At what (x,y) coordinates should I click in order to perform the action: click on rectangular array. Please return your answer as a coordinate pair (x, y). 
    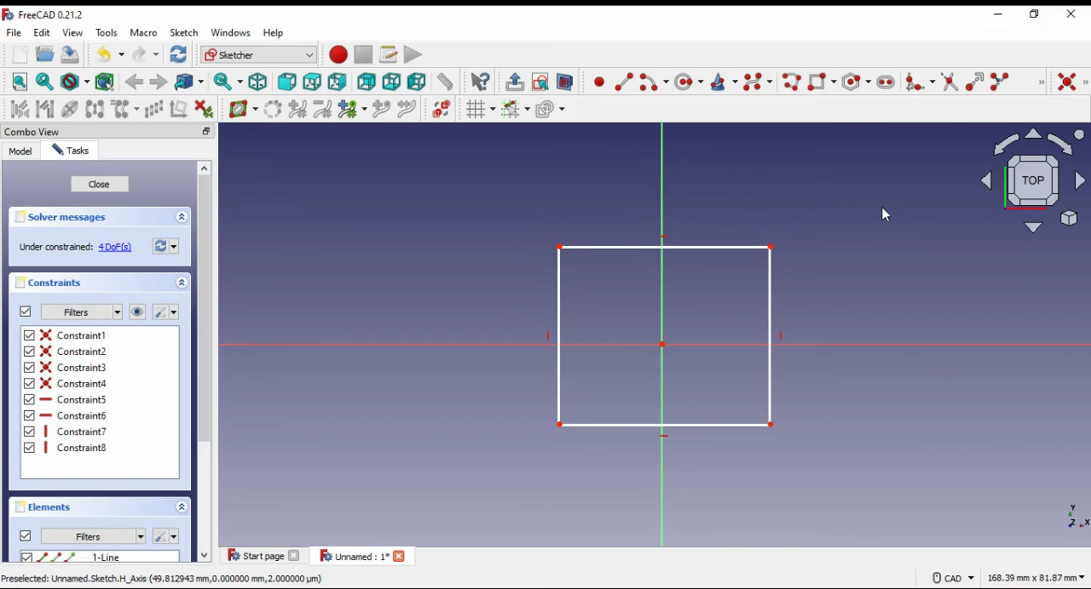
    Looking at the image, I should click on (153, 110).